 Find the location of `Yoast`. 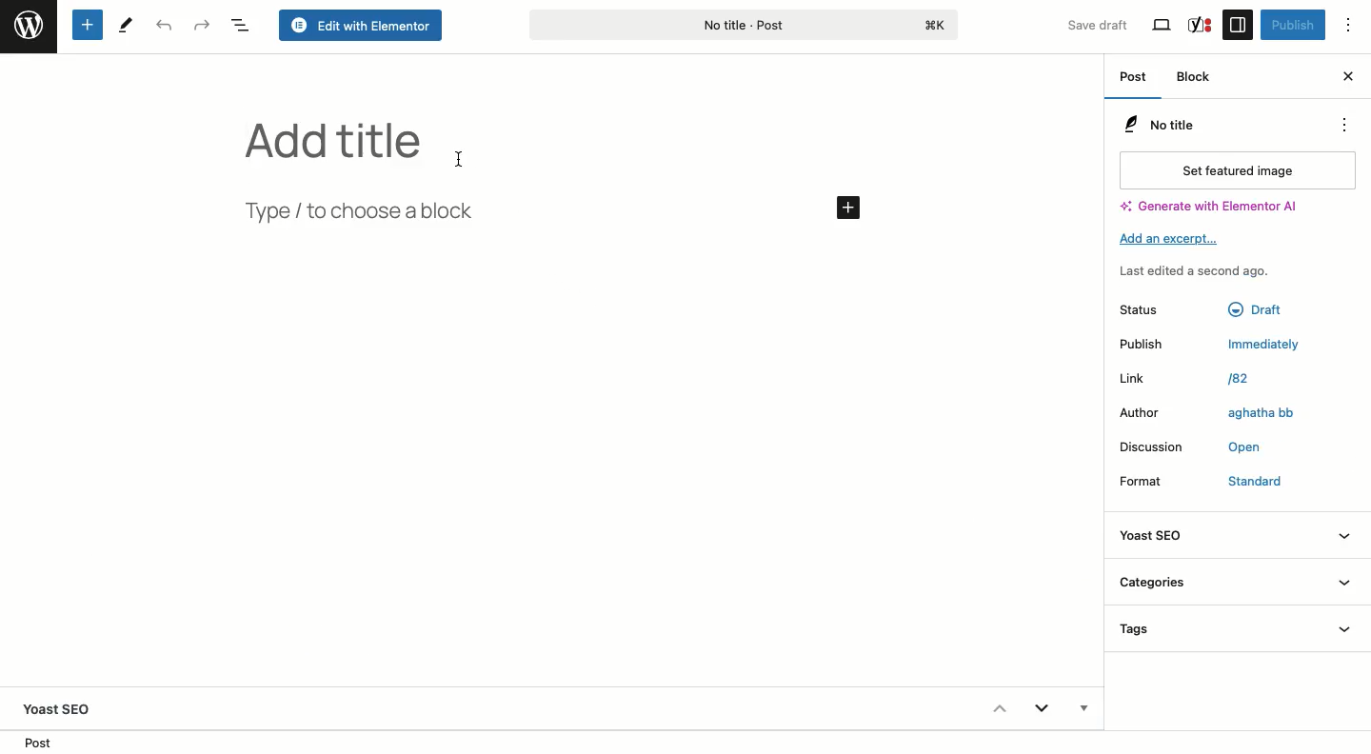

Yoast is located at coordinates (1199, 24).